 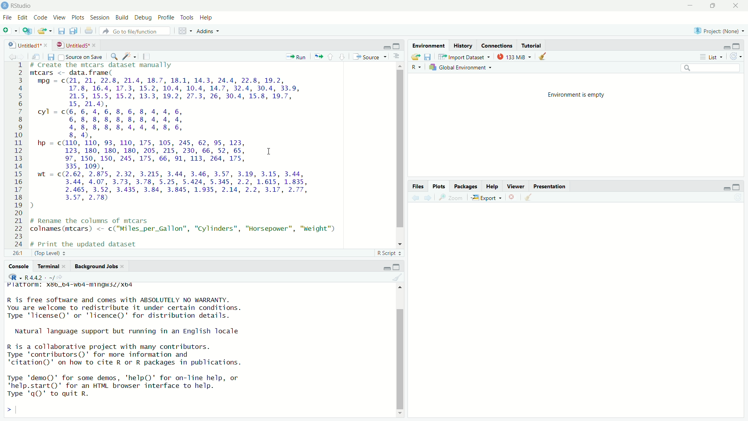 I want to click on View, so click(x=59, y=18).